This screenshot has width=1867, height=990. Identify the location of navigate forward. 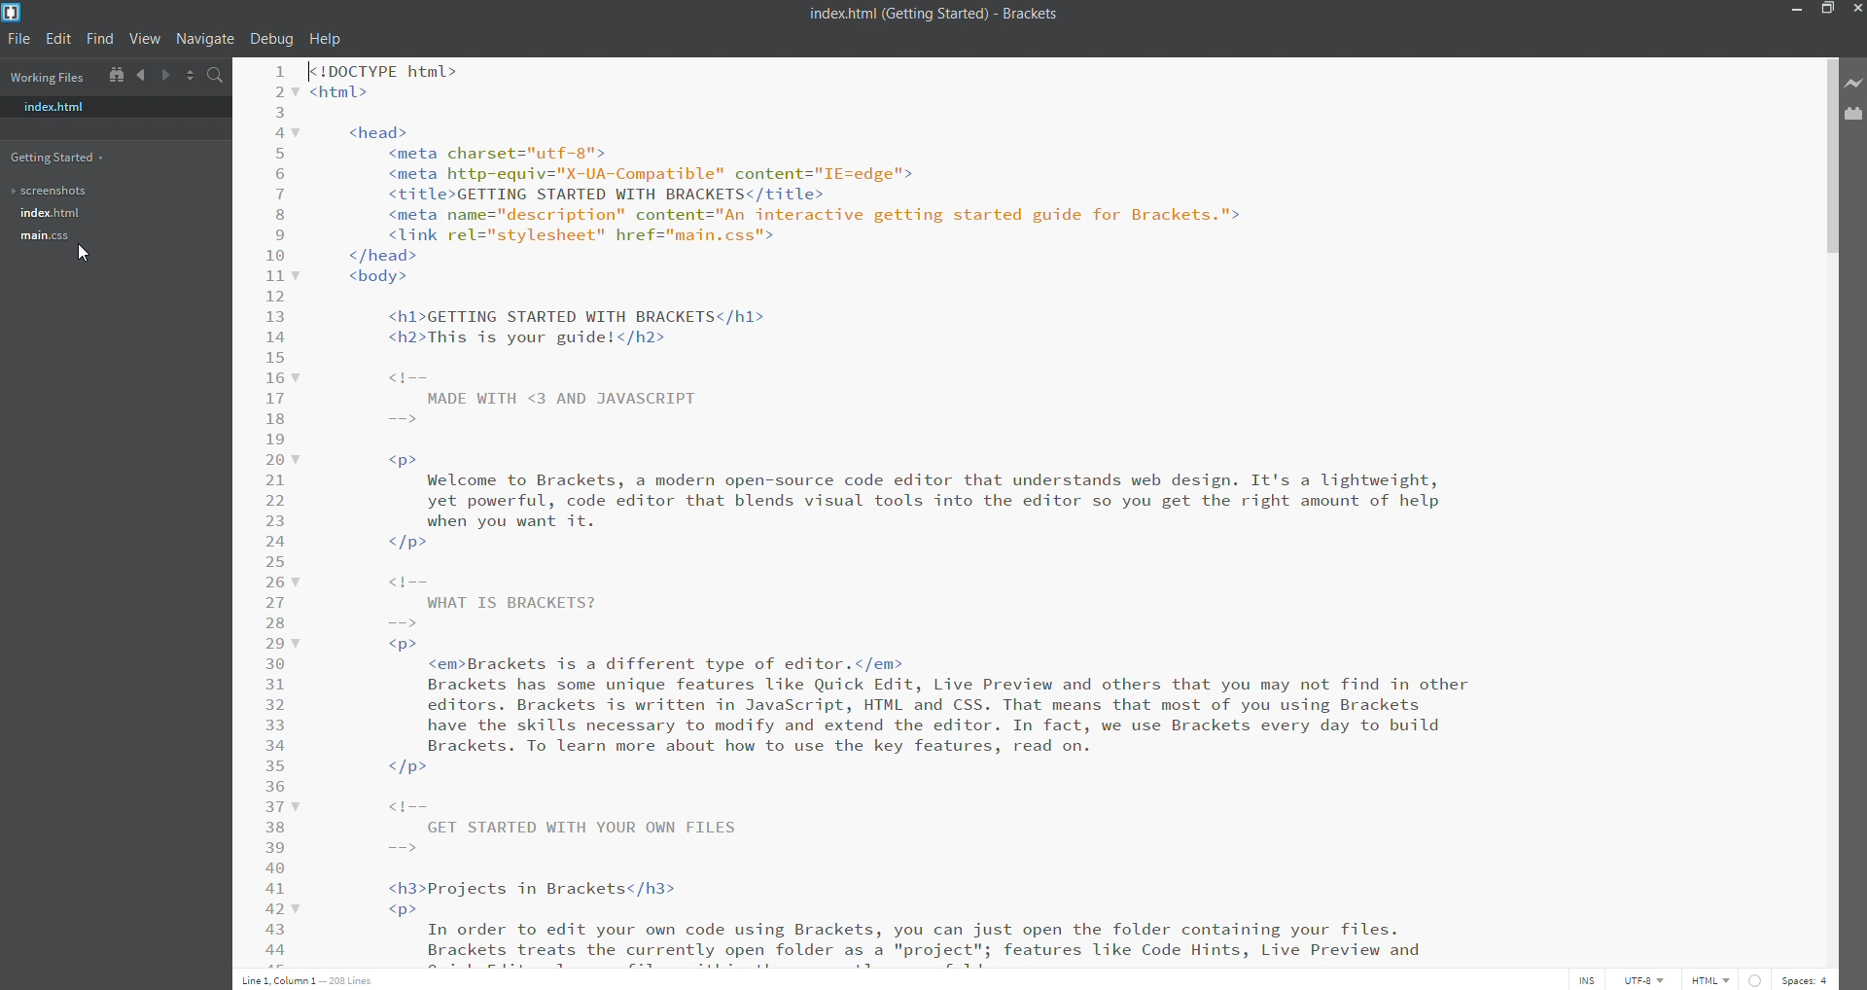
(164, 77).